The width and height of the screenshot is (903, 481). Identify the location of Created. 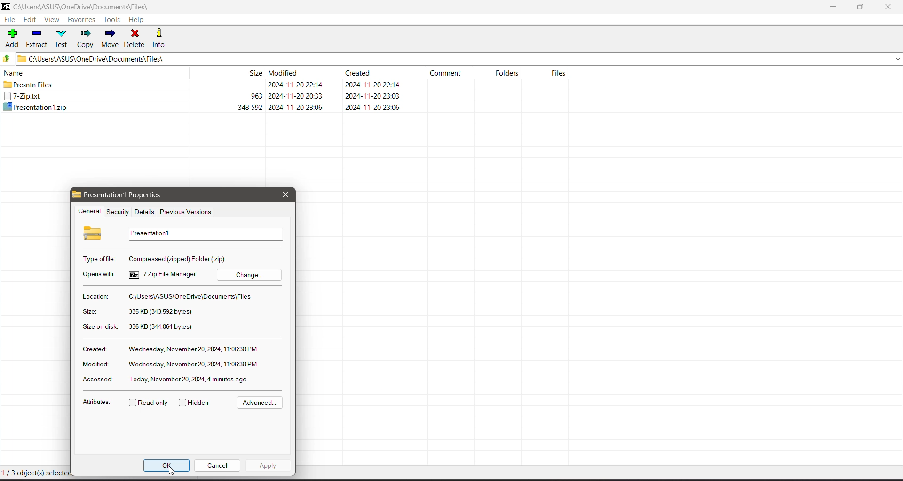
(94, 349).